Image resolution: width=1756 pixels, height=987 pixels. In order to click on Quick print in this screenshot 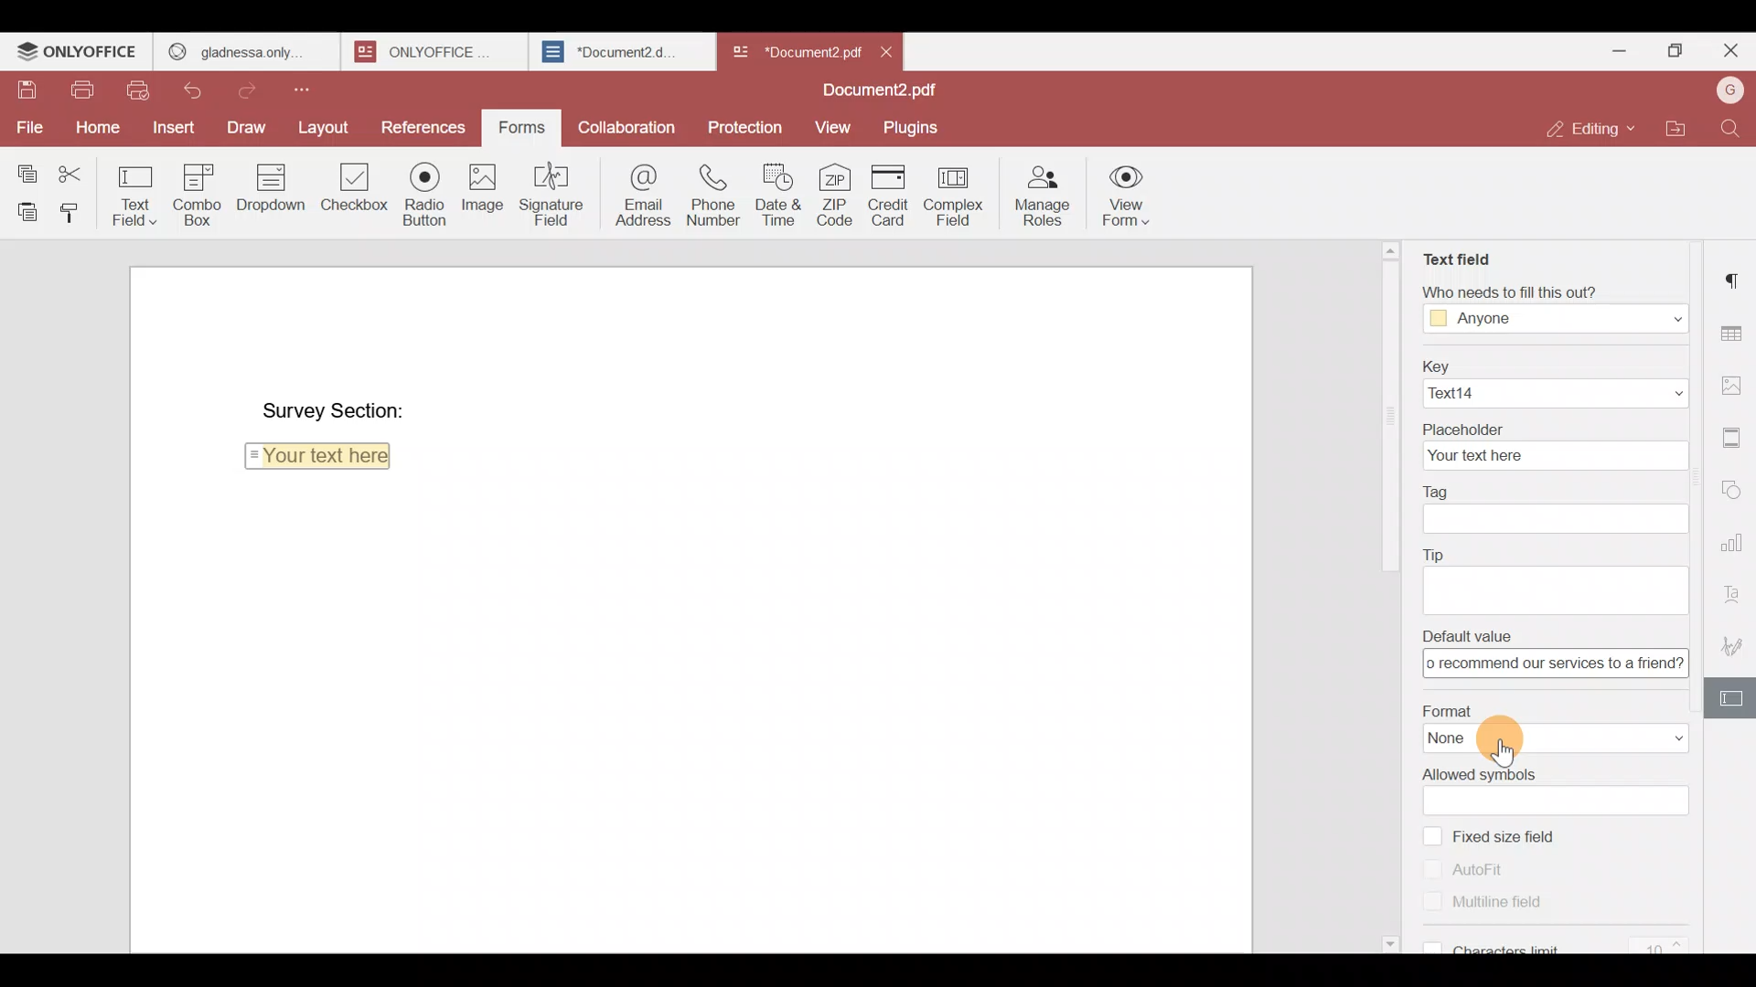, I will do `click(145, 90)`.